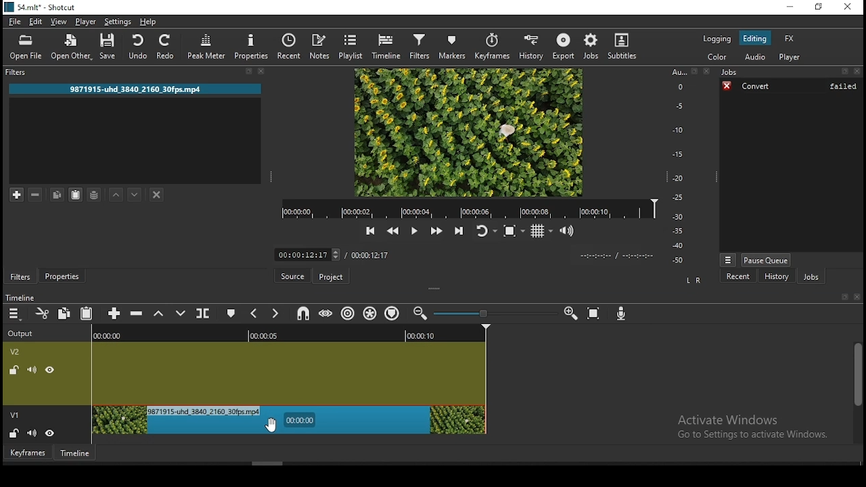 Image resolution: width=866 pixels, height=487 pixels. What do you see at coordinates (591, 45) in the screenshot?
I see `jobs` at bounding box center [591, 45].